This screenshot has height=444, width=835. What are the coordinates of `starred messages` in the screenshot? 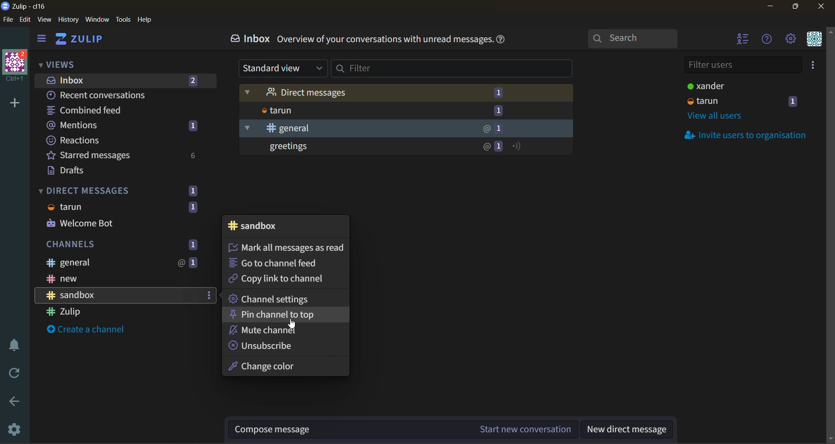 It's located at (122, 155).